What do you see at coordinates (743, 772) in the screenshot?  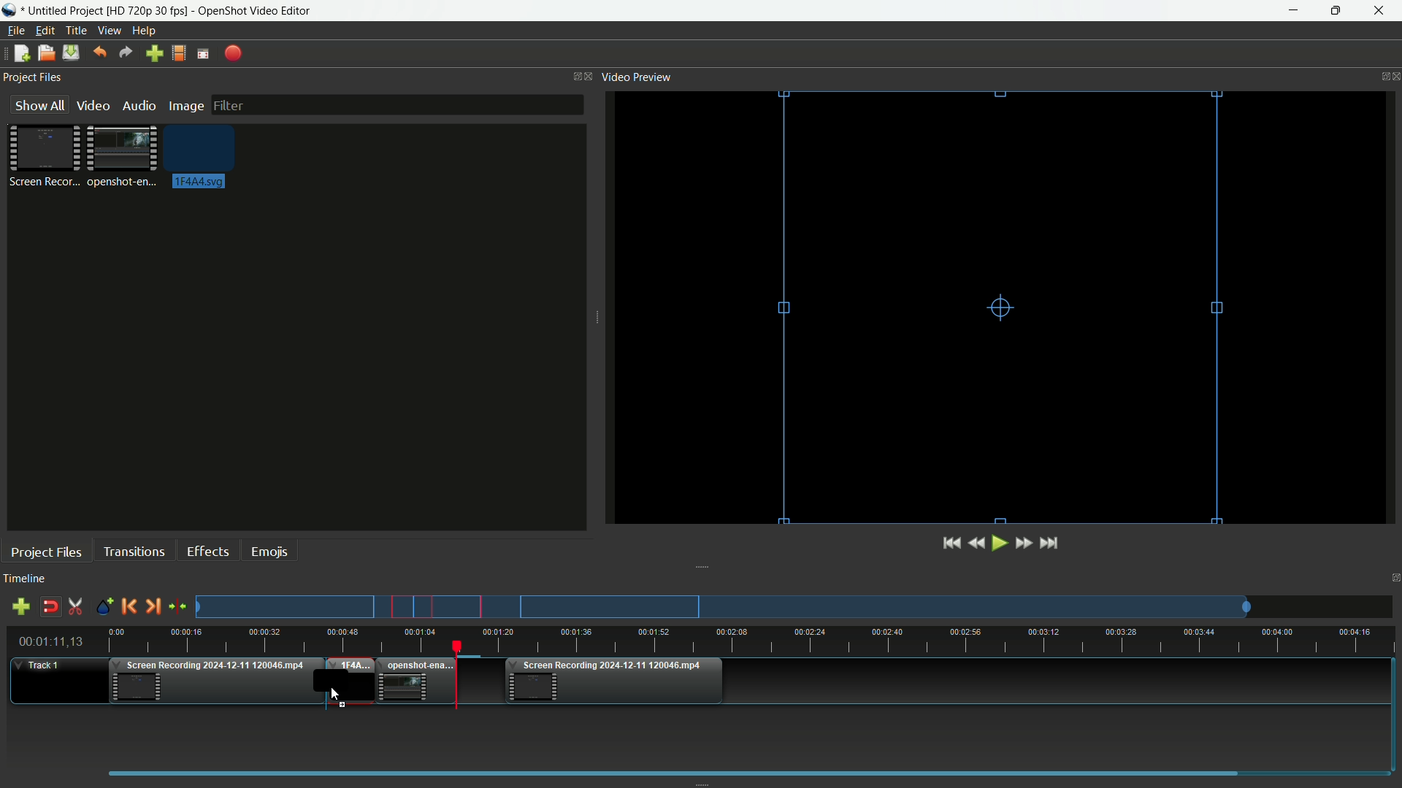 I see `scrollbar ` at bounding box center [743, 772].